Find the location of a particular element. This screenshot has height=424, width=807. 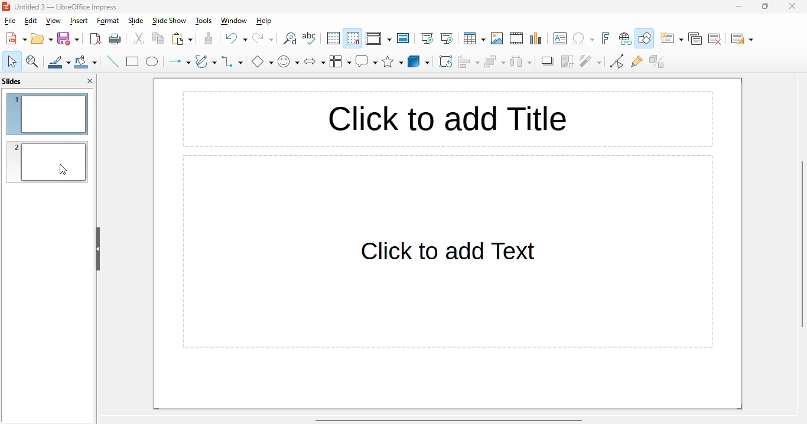

save is located at coordinates (68, 38).